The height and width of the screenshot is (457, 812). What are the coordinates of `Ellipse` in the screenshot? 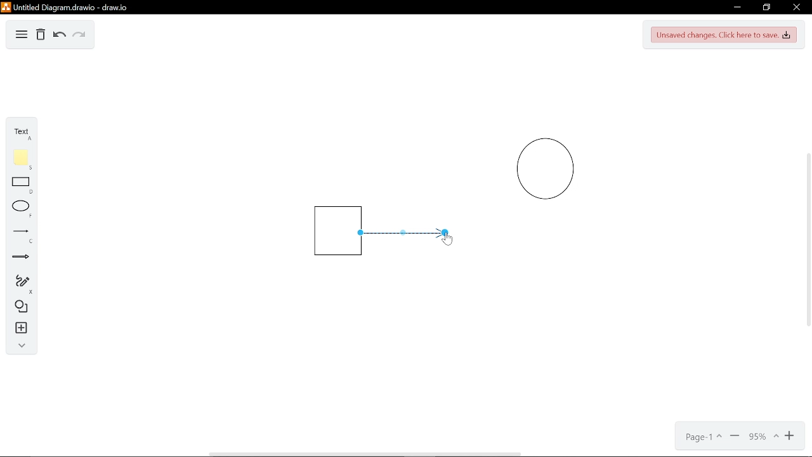 It's located at (18, 209).